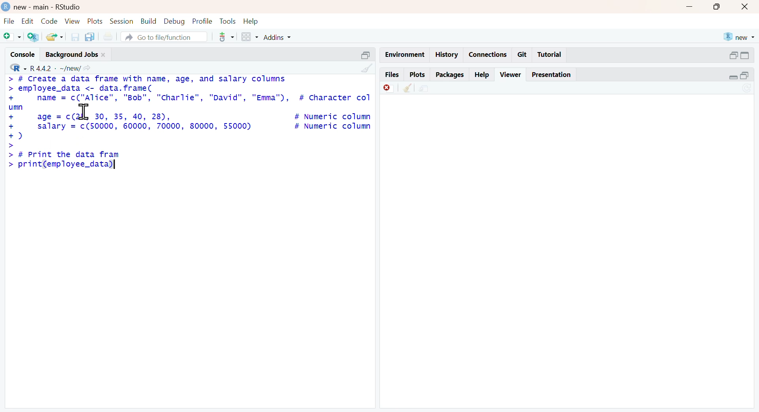  I want to click on D new - main - RStudio, so click(47, 7).